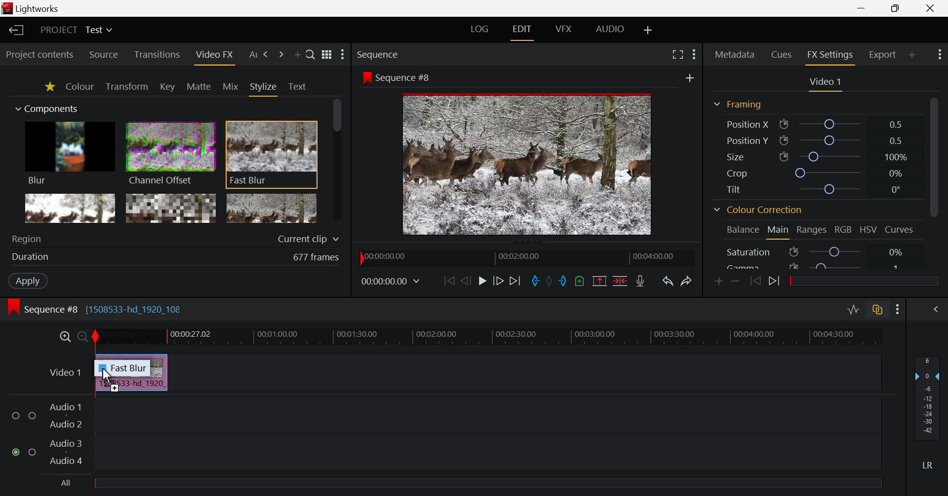  What do you see at coordinates (263, 87) in the screenshot?
I see `Stylize Tab Open` at bounding box center [263, 87].